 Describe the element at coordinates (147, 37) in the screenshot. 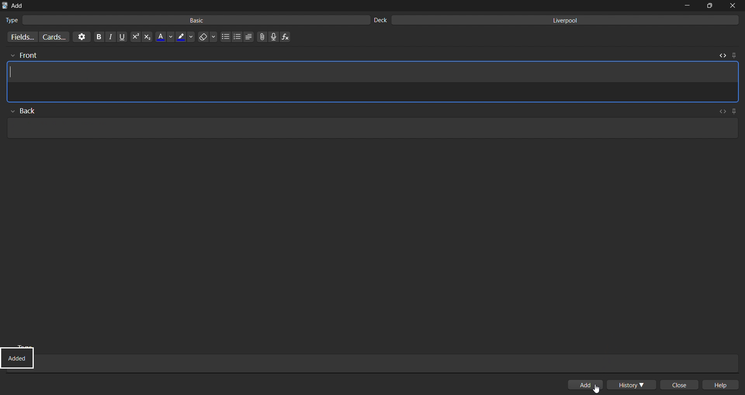

I see `subscript` at that location.